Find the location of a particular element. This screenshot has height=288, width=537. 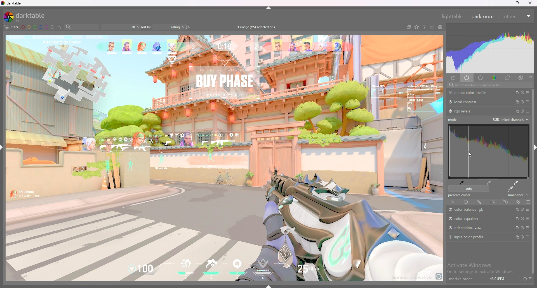

presets is located at coordinates (527, 111).